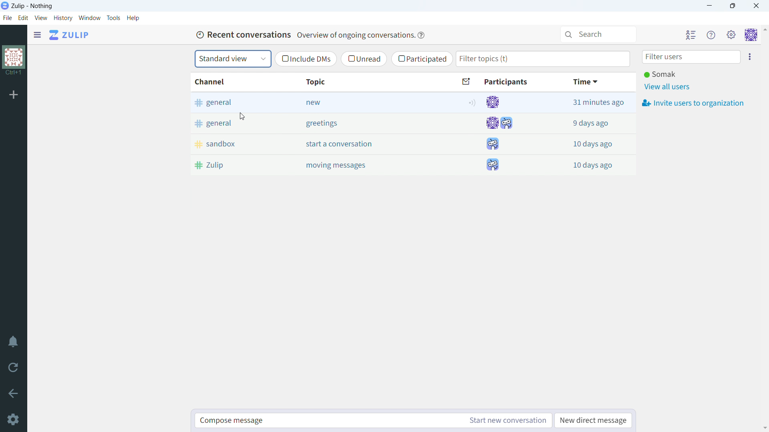 The height and width of the screenshot is (432, 769). I want to click on follow, so click(471, 103).